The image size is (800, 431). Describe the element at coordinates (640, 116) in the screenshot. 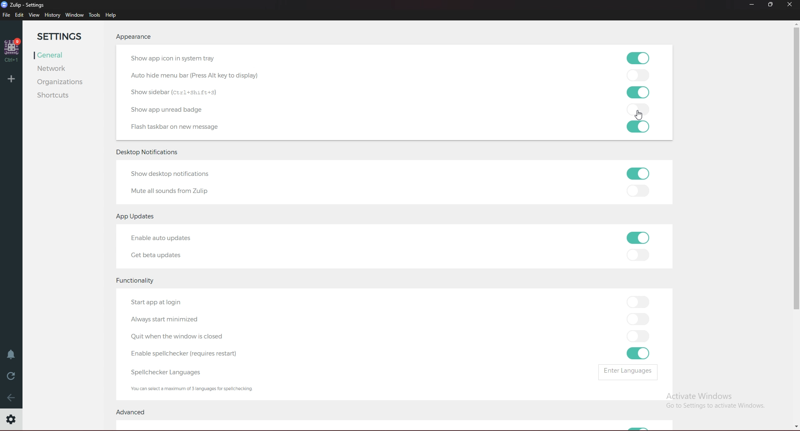

I see `cursor` at that location.